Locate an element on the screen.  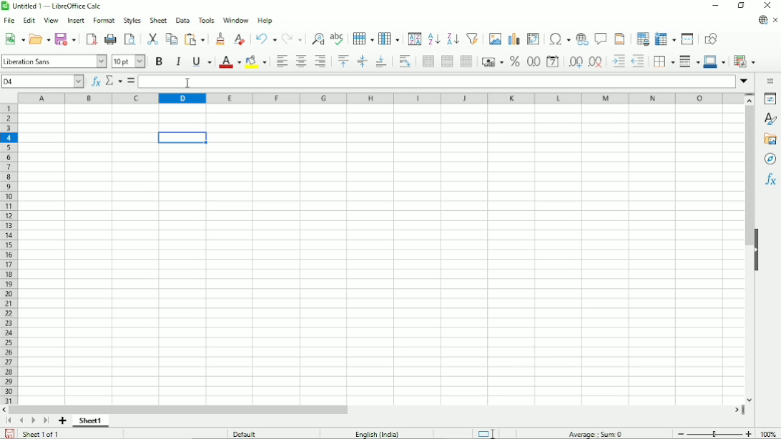
New is located at coordinates (15, 38).